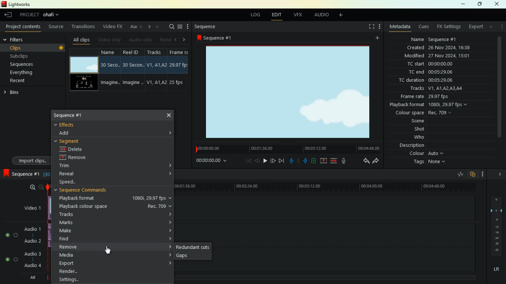 This screenshot has height=284, width=506. What do you see at coordinates (32, 47) in the screenshot?
I see `clips` at bounding box center [32, 47].